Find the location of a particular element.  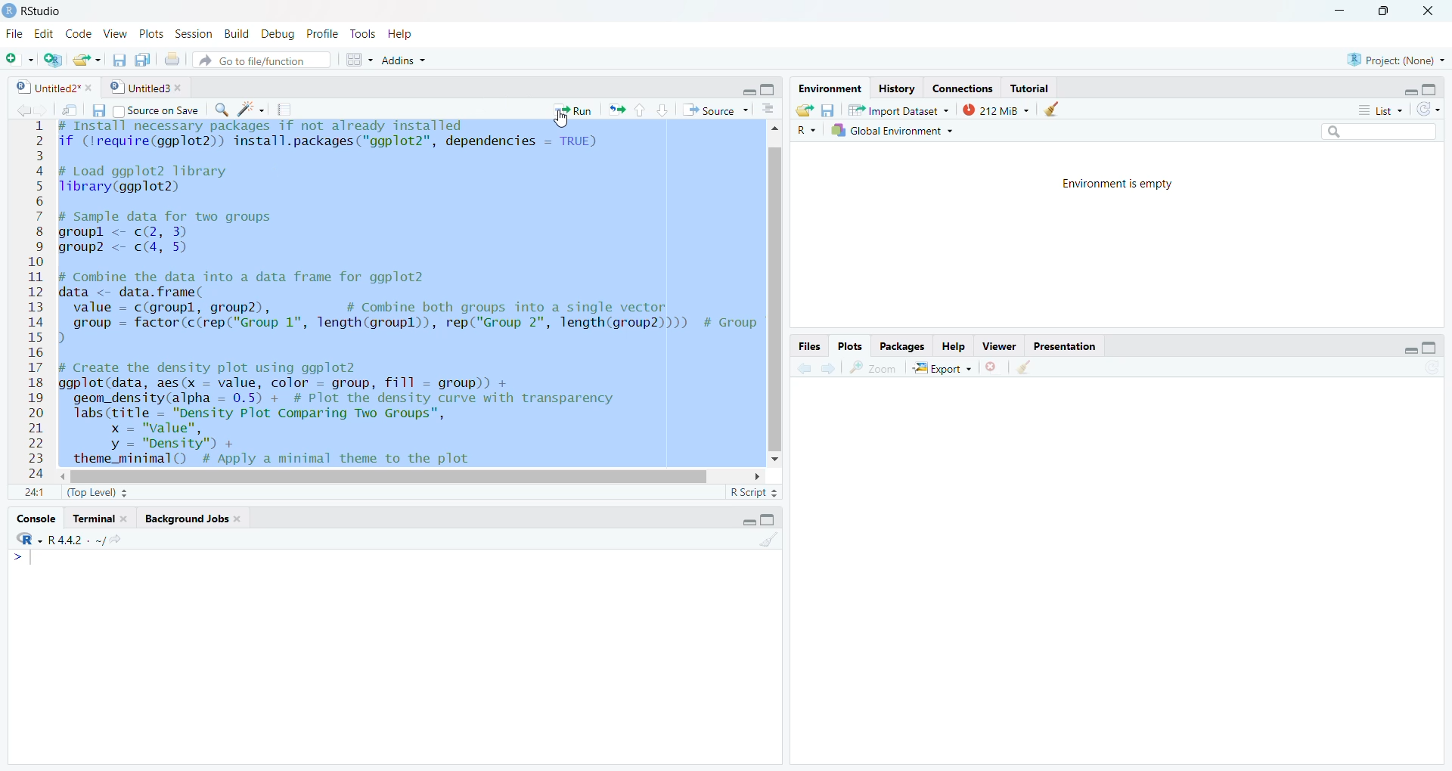

close is located at coordinates (996, 366).